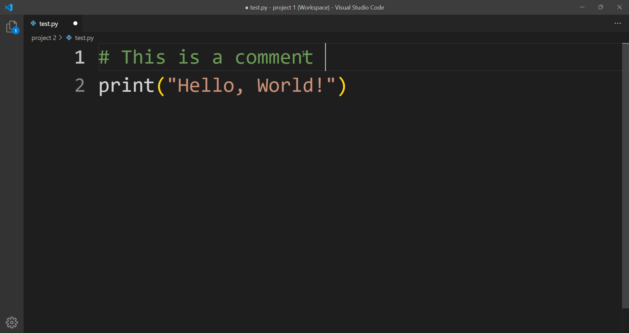  I want to click on maximize, so click(601, 8).